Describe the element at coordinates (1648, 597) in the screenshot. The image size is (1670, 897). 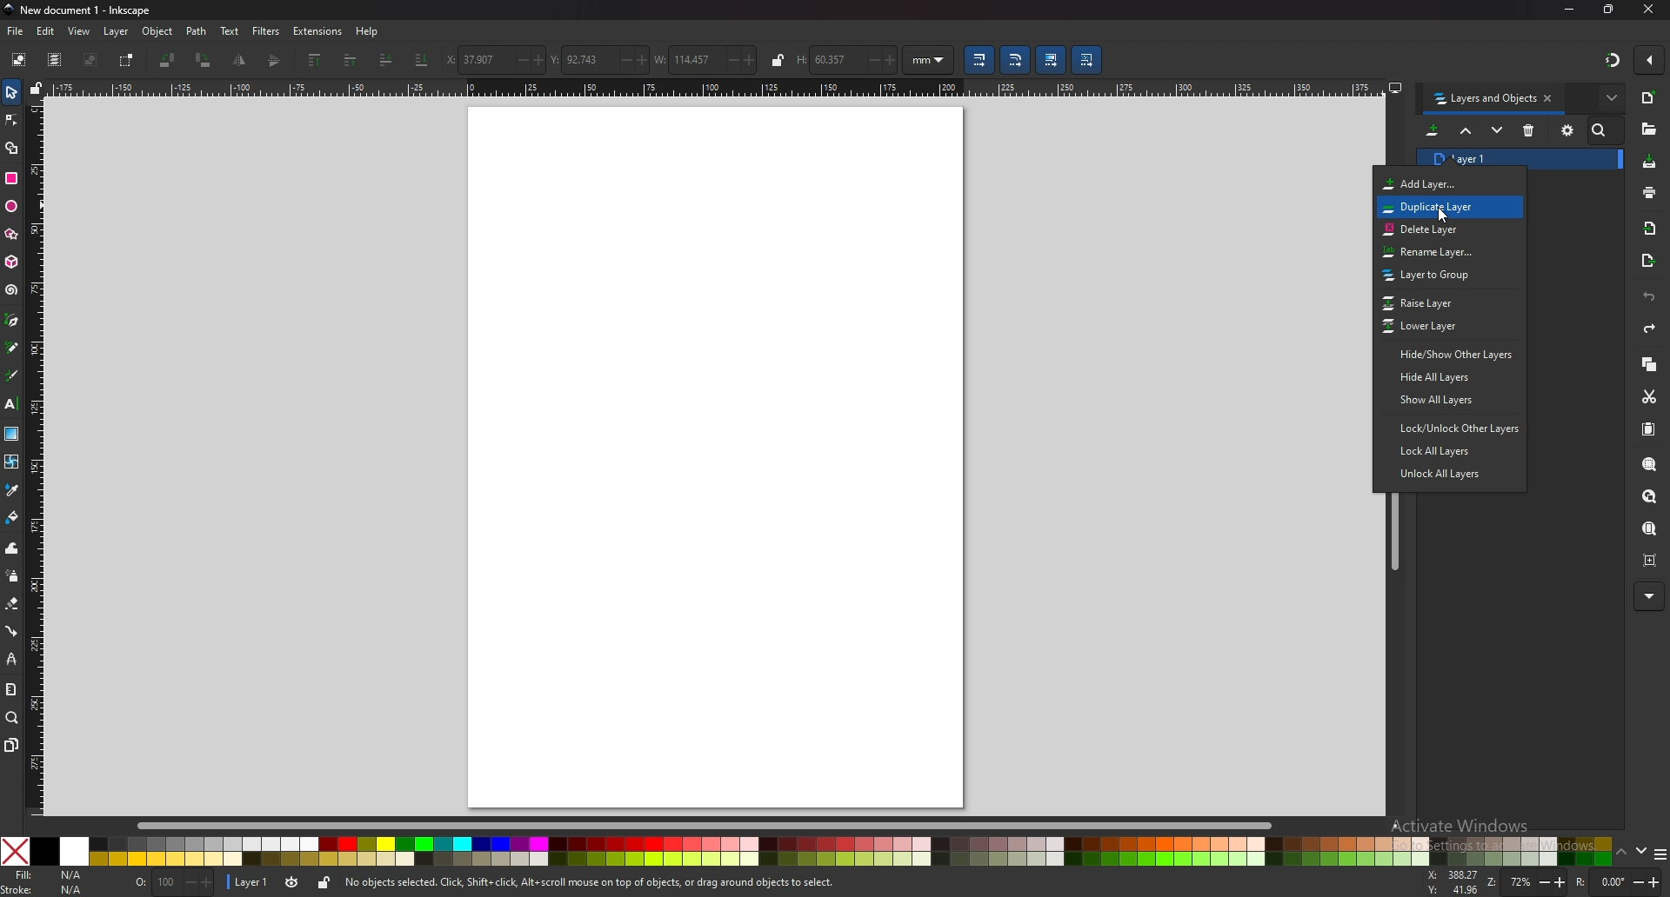
I see `more` at that location.